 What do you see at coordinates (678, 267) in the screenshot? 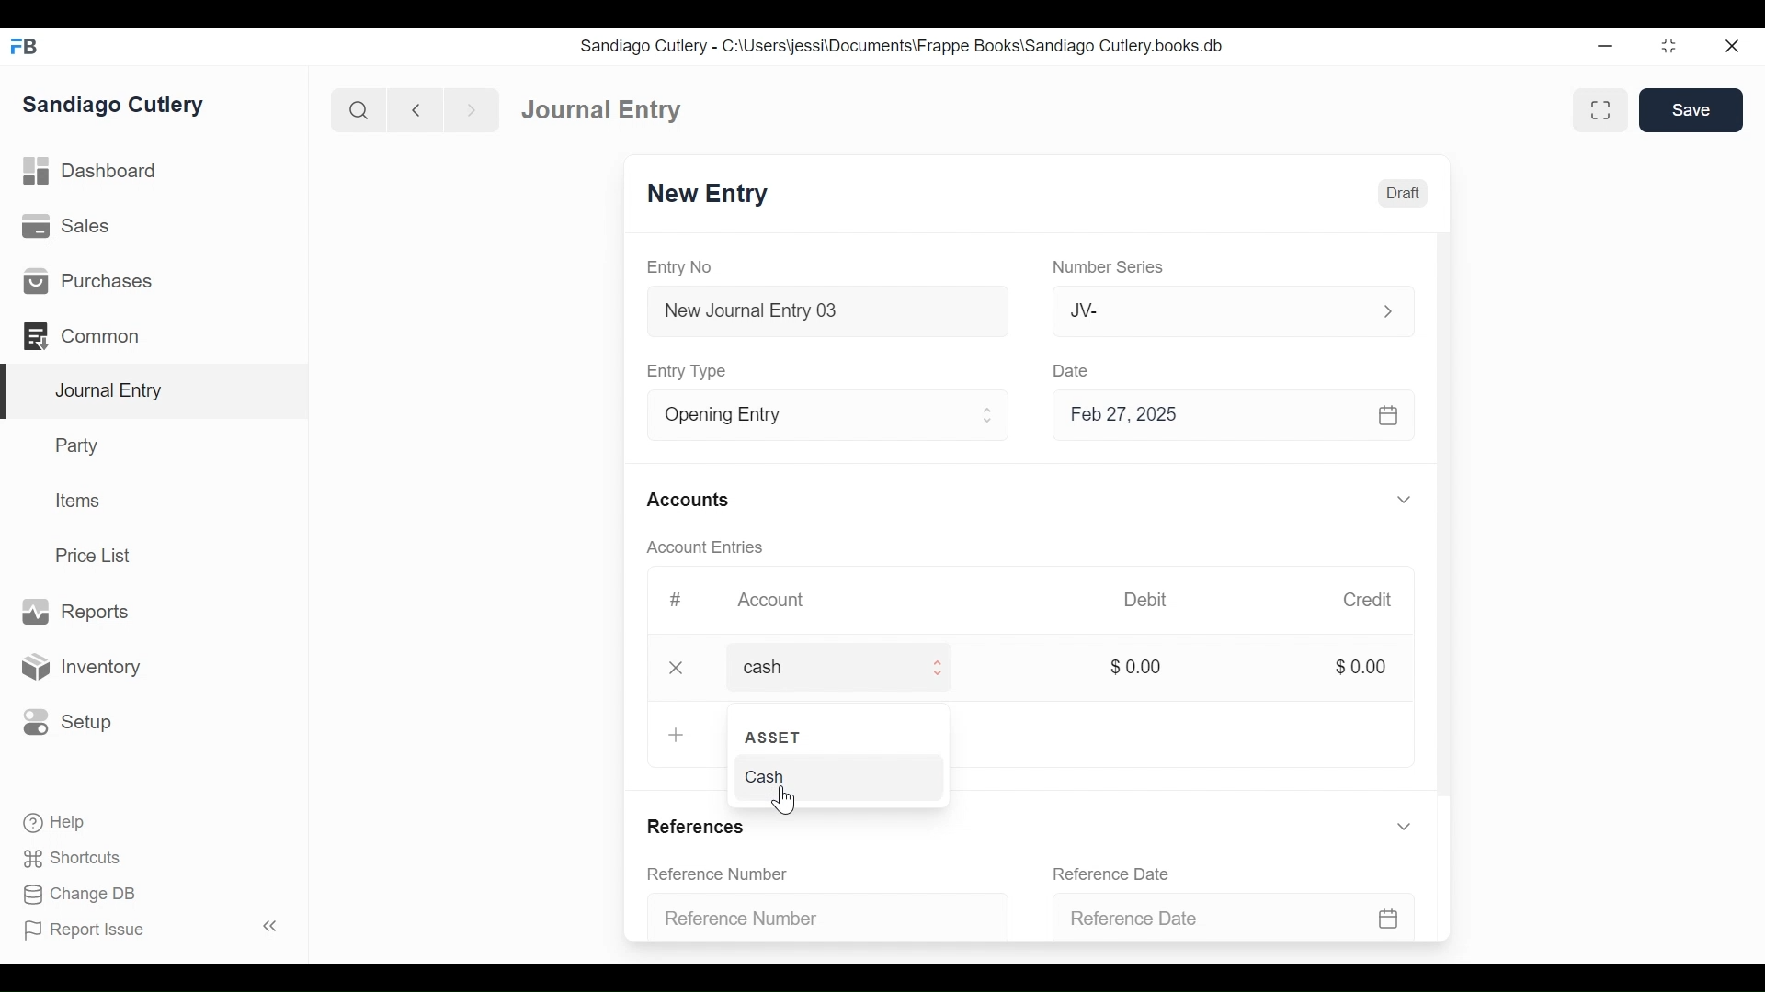
I see `Entry No` at bounding box center [678, 267].